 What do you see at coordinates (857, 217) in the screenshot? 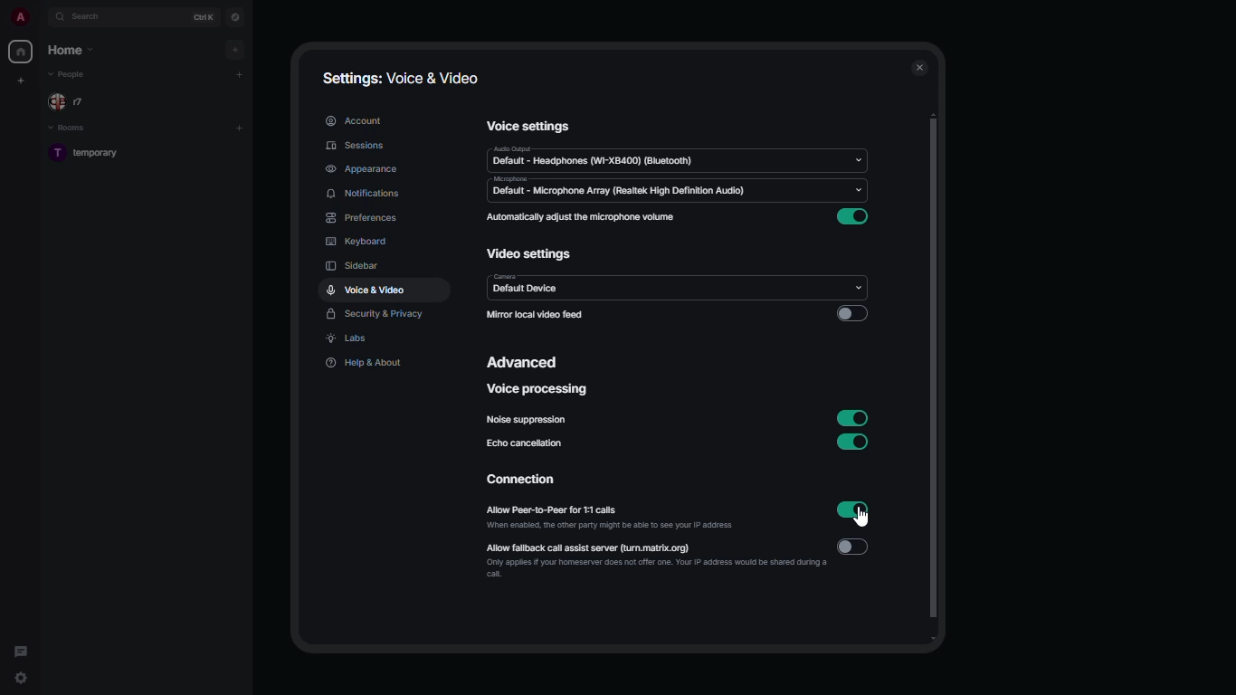
I see `enabled` at bounding box center [857, 217].